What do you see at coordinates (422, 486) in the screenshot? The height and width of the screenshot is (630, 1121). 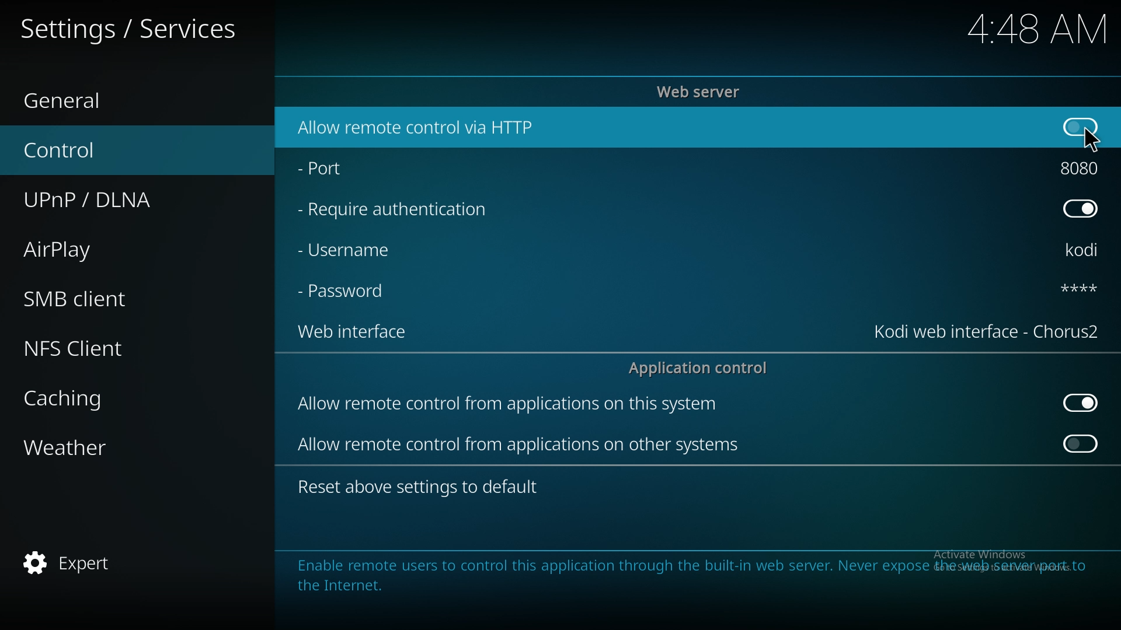 I see `reset settings` at bounding box center [422, 486].